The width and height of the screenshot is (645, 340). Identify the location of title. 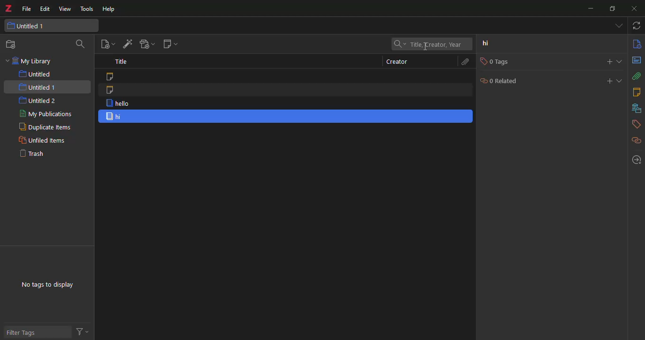
(122, 62).